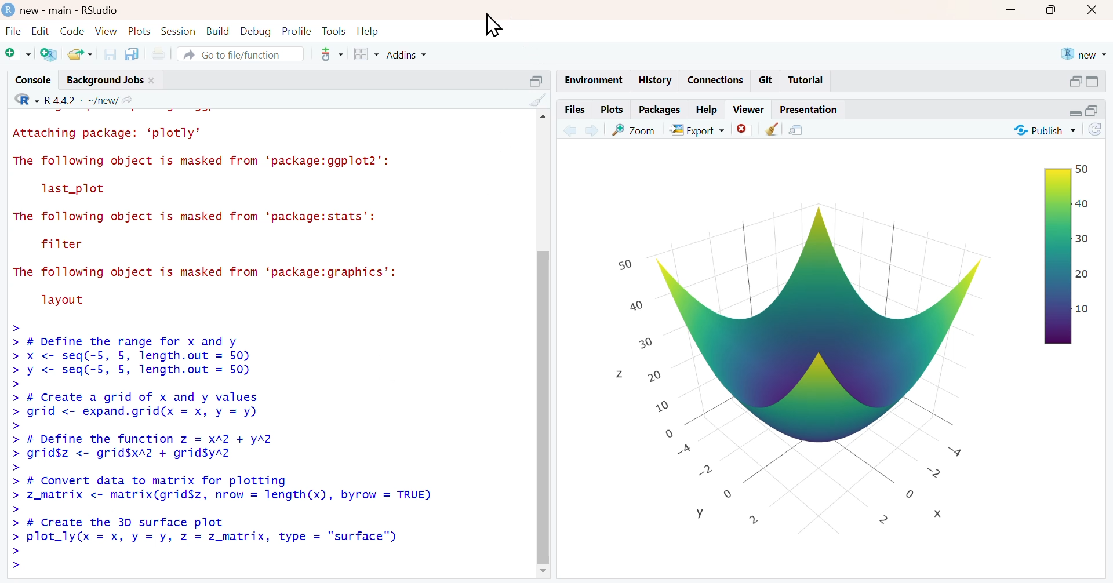 The height and width of the screenshot is (583, 1113). What do you see at coordinates (612, 109) in the screenshot?
I see `plots` at bounding box center [612, 109].